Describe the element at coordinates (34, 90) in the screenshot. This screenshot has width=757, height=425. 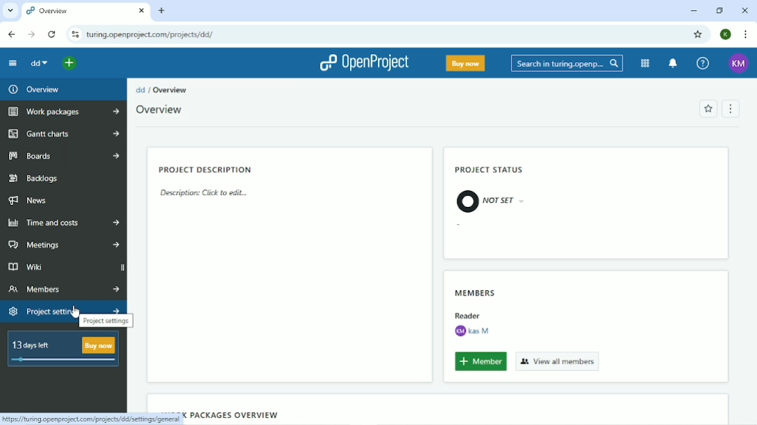
I see `Overview` at that location.